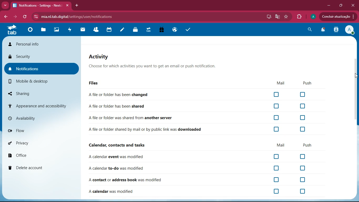 Image resolution: width=359 pixels, height=202 pixels. Describe the element at coordinates (116, 157) in the screenshot. I see `A calendar event was modified` at that location.